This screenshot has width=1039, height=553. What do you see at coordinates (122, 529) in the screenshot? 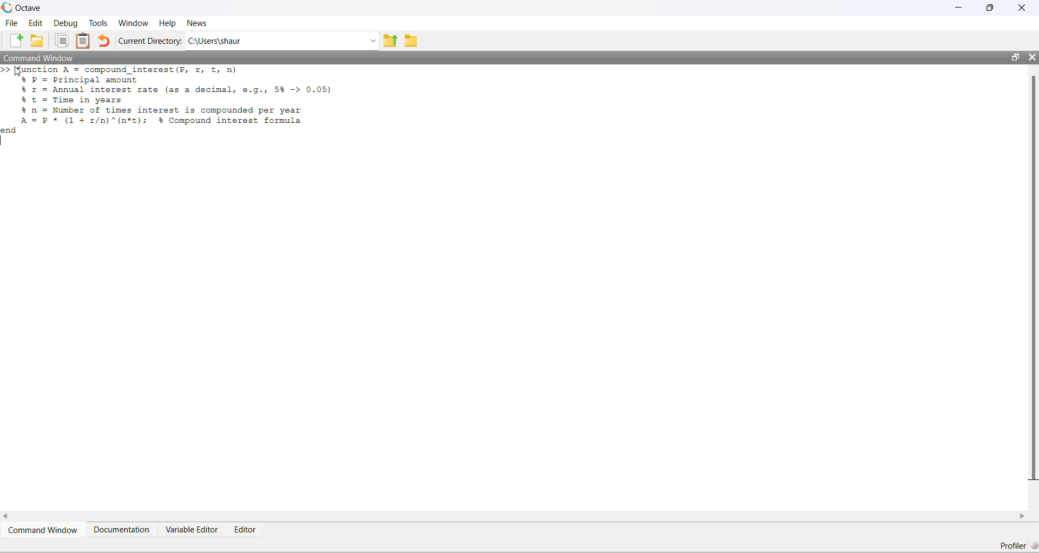
I see `Documentation` at bounding box center [122, 529].